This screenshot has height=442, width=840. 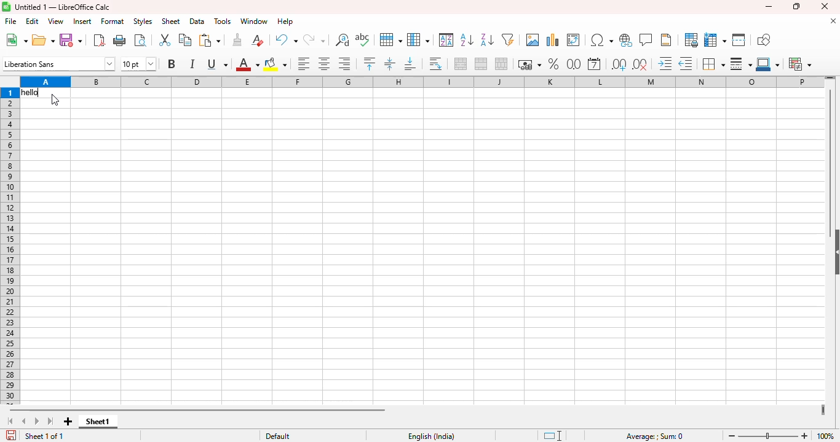 What do you see at coordinates (713, 64) in the screenshot?
I see `borders` at bounding box center [713, 64].